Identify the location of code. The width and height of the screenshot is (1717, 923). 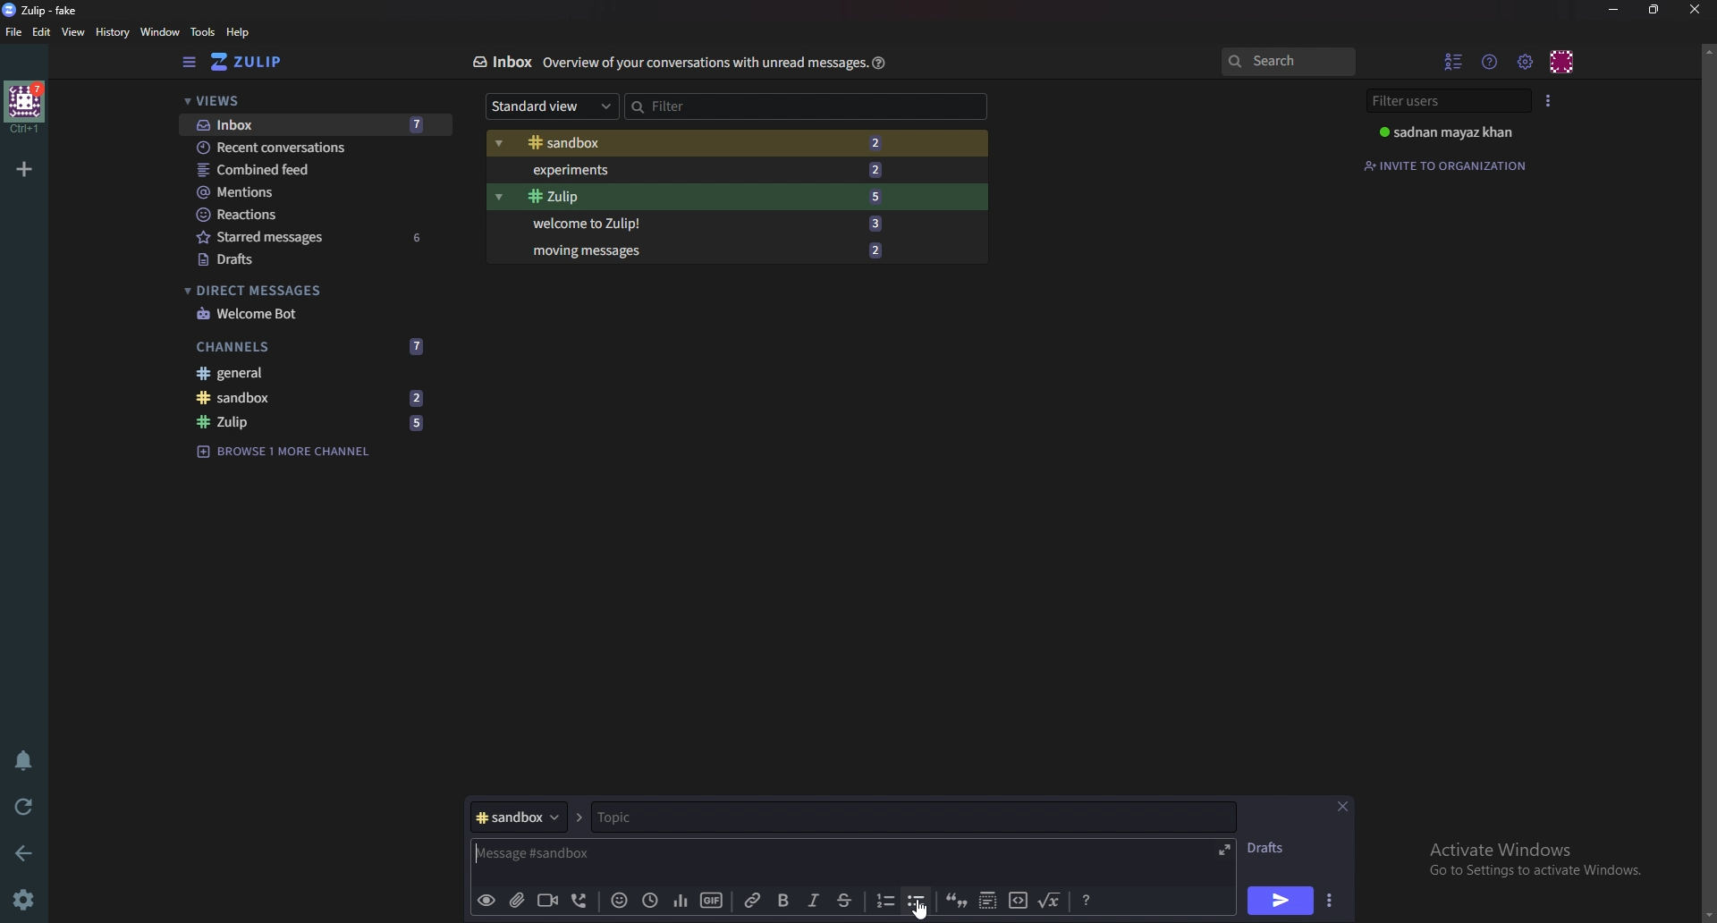
(1018, 899).